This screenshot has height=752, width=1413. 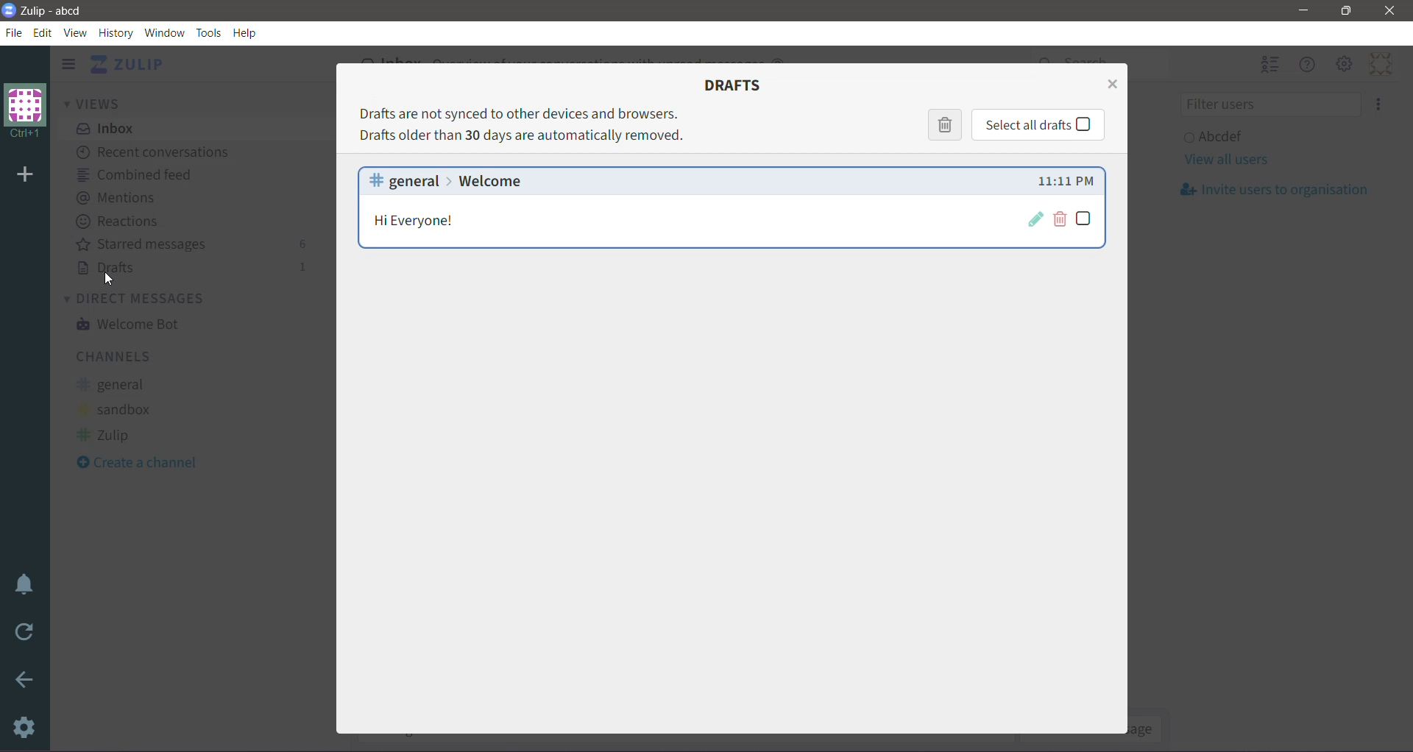 I want to click on Combined feed, so click(x=140, y=174).